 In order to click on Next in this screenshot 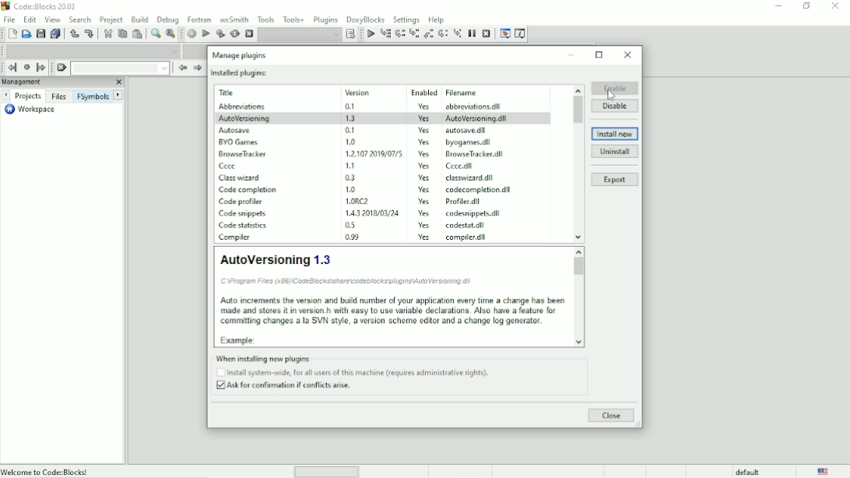, I will do `click(197, 69)`.